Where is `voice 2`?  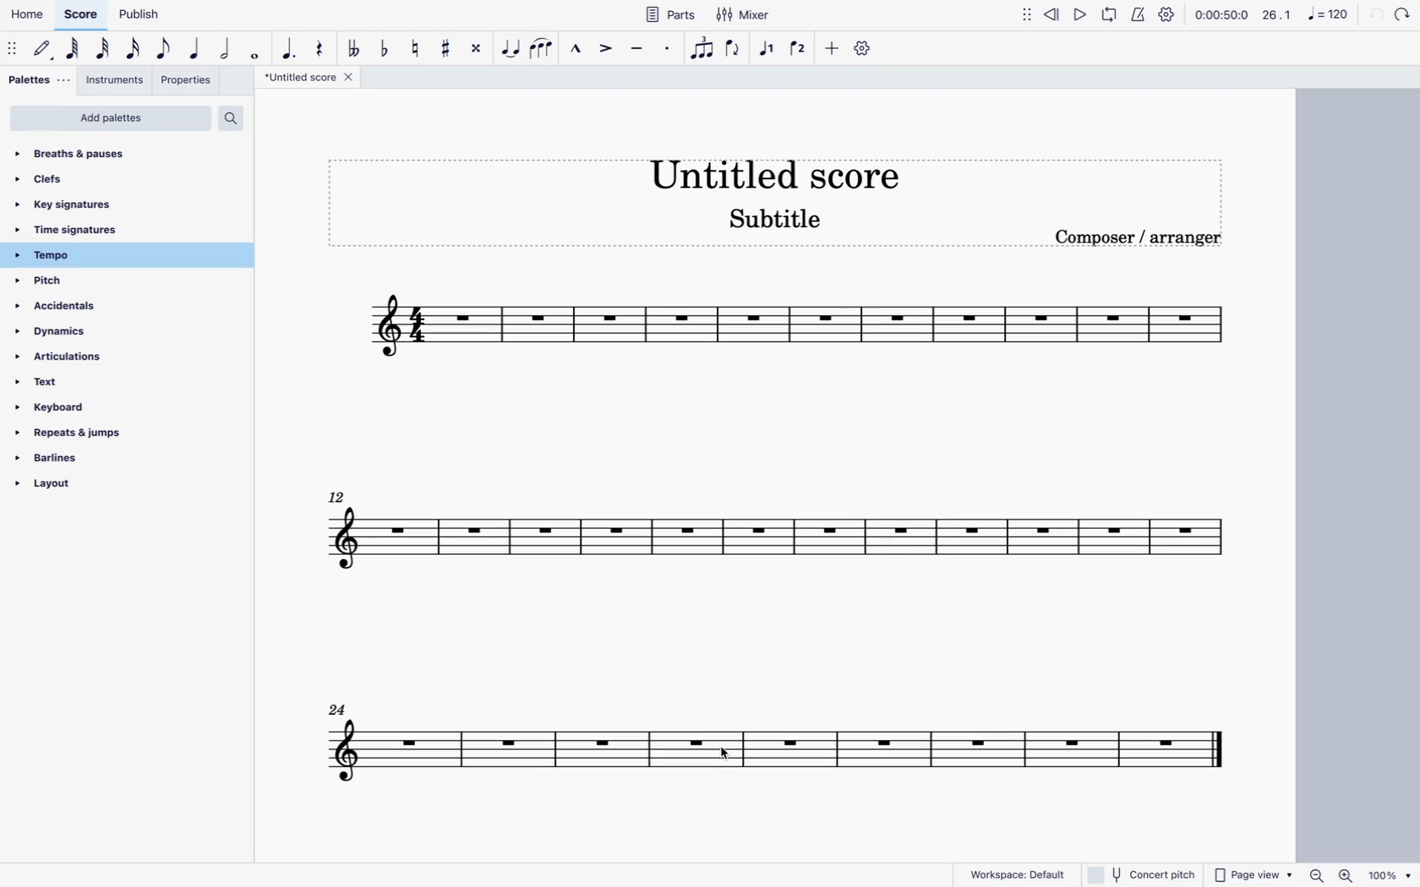 voice 2 is located at coordinates (800, 44).